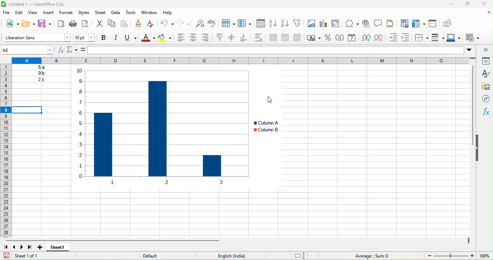  Describe the element at coordinates (6, 13) in the screenshot. I see `file` at that location.